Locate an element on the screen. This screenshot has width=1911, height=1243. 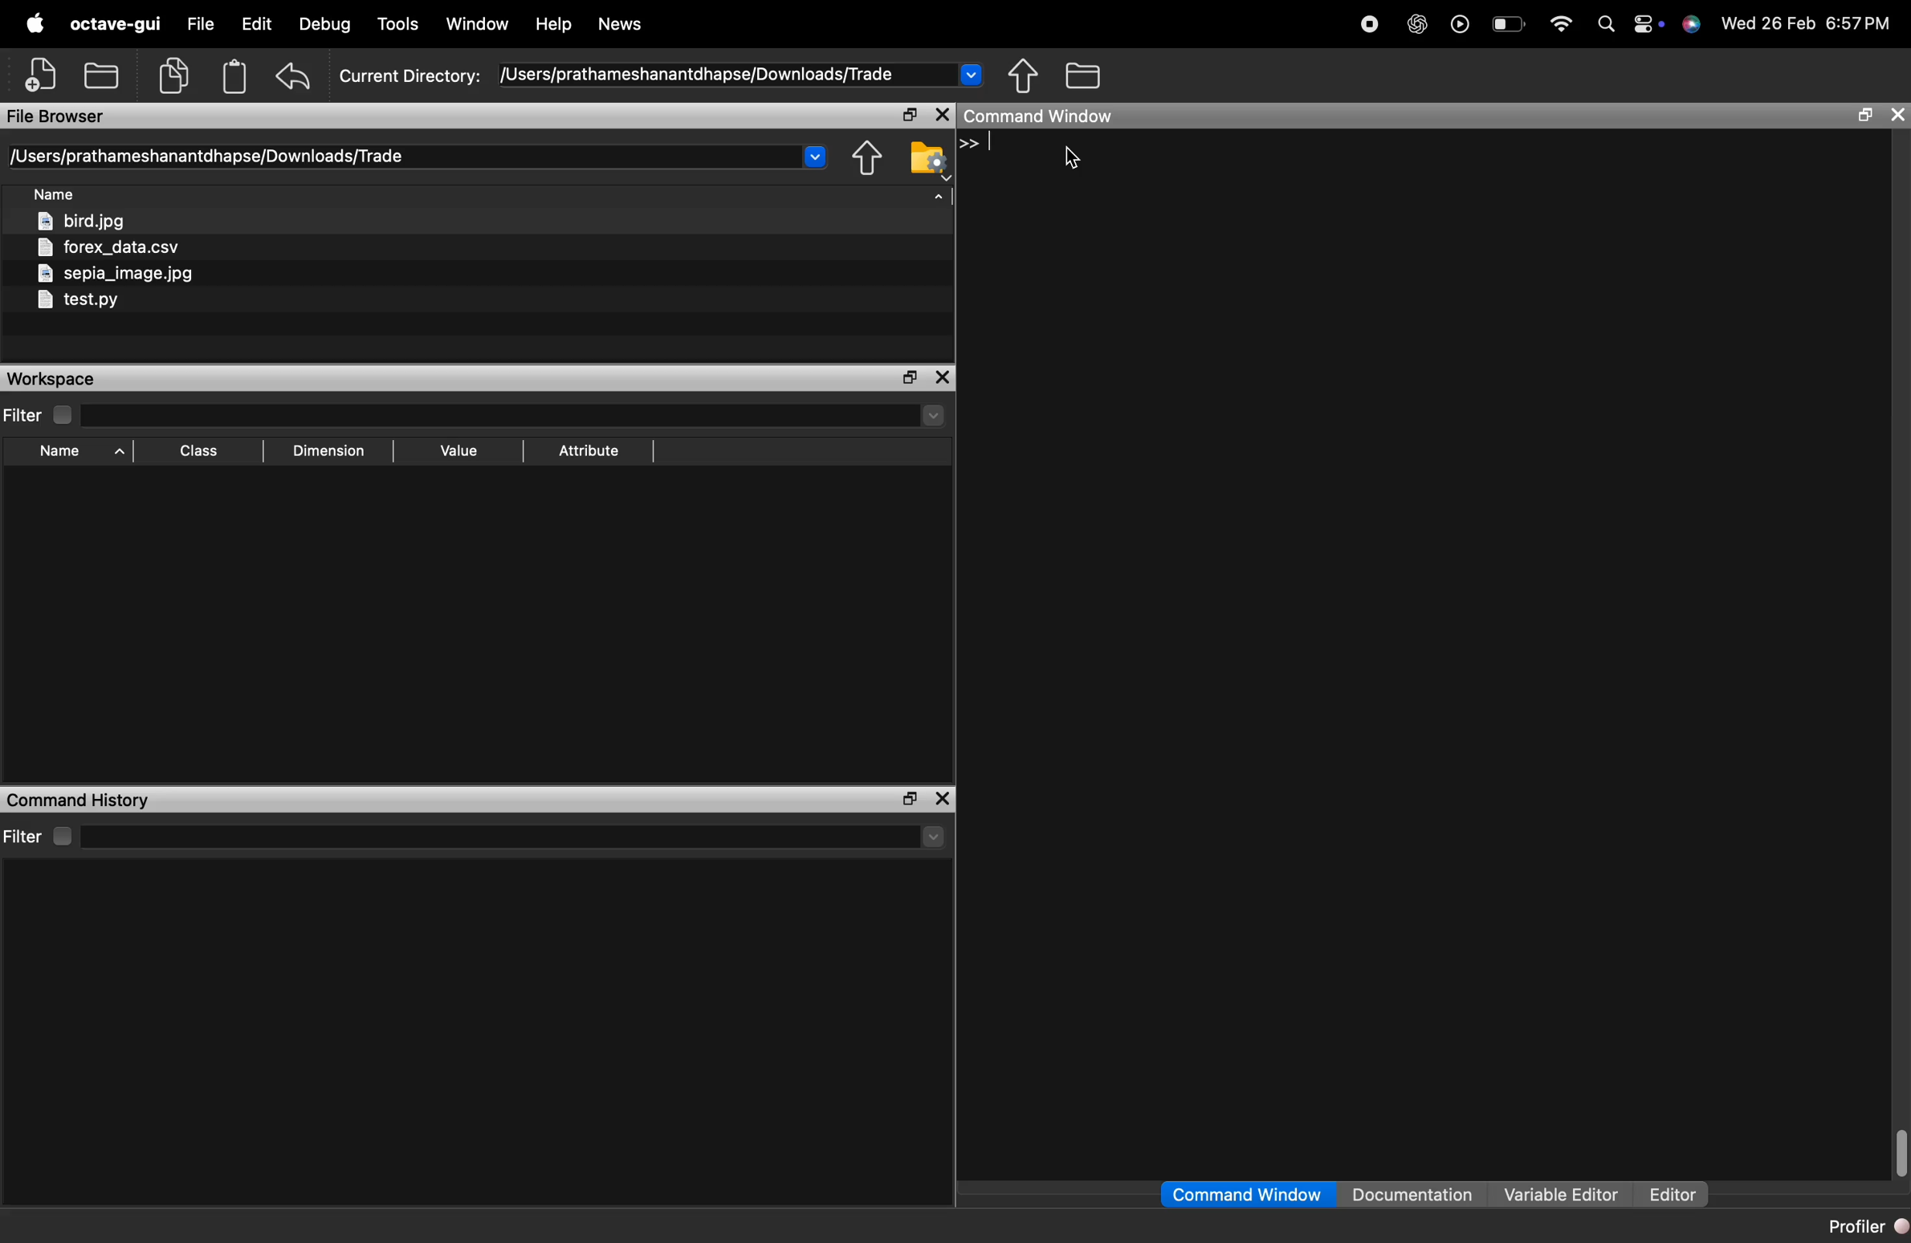
browser your file is located at coordinates (927, 163).